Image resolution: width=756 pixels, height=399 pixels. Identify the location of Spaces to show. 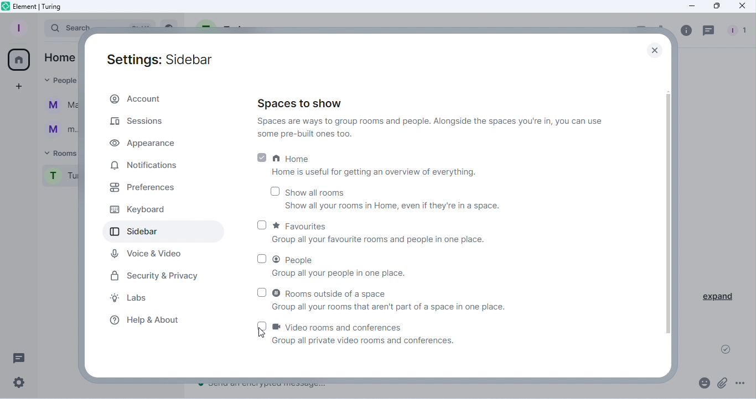
(432, 118).